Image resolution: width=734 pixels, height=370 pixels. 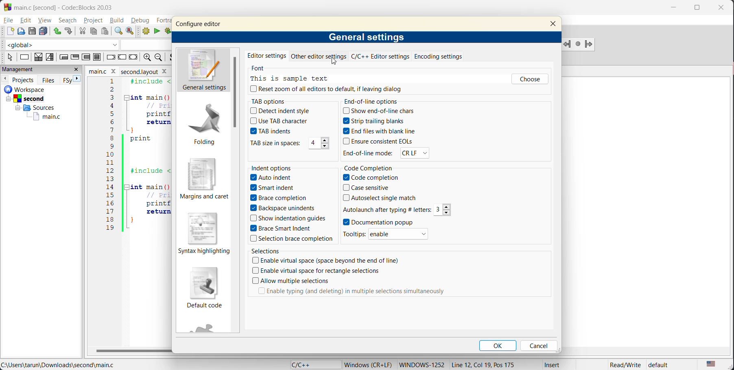 What do you see at coordinates (83, 44) in the screenshot?
I see `code completion compiler` at bounding box center [83, 44].